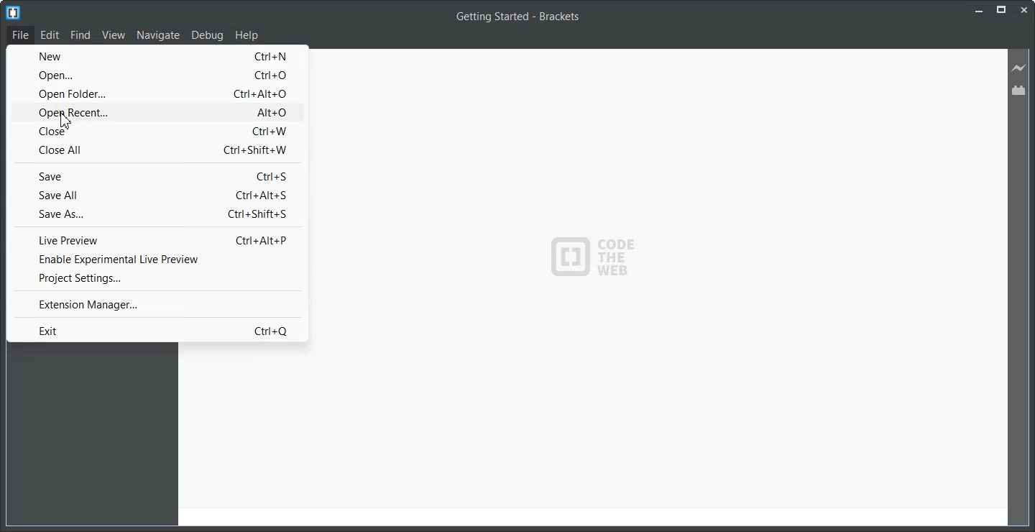 The height and width of the screenshot is (532, 1035). I want to click on Save, so click(157, 175).